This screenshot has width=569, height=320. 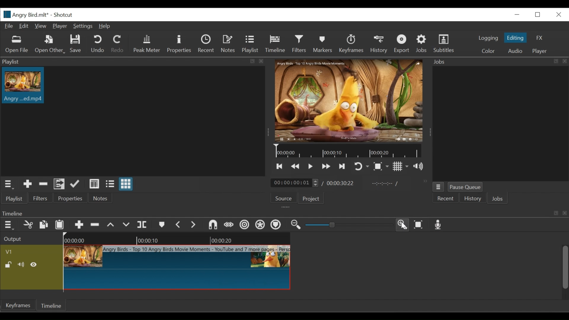 I want to click on minimize, so click(x=517, y=15).